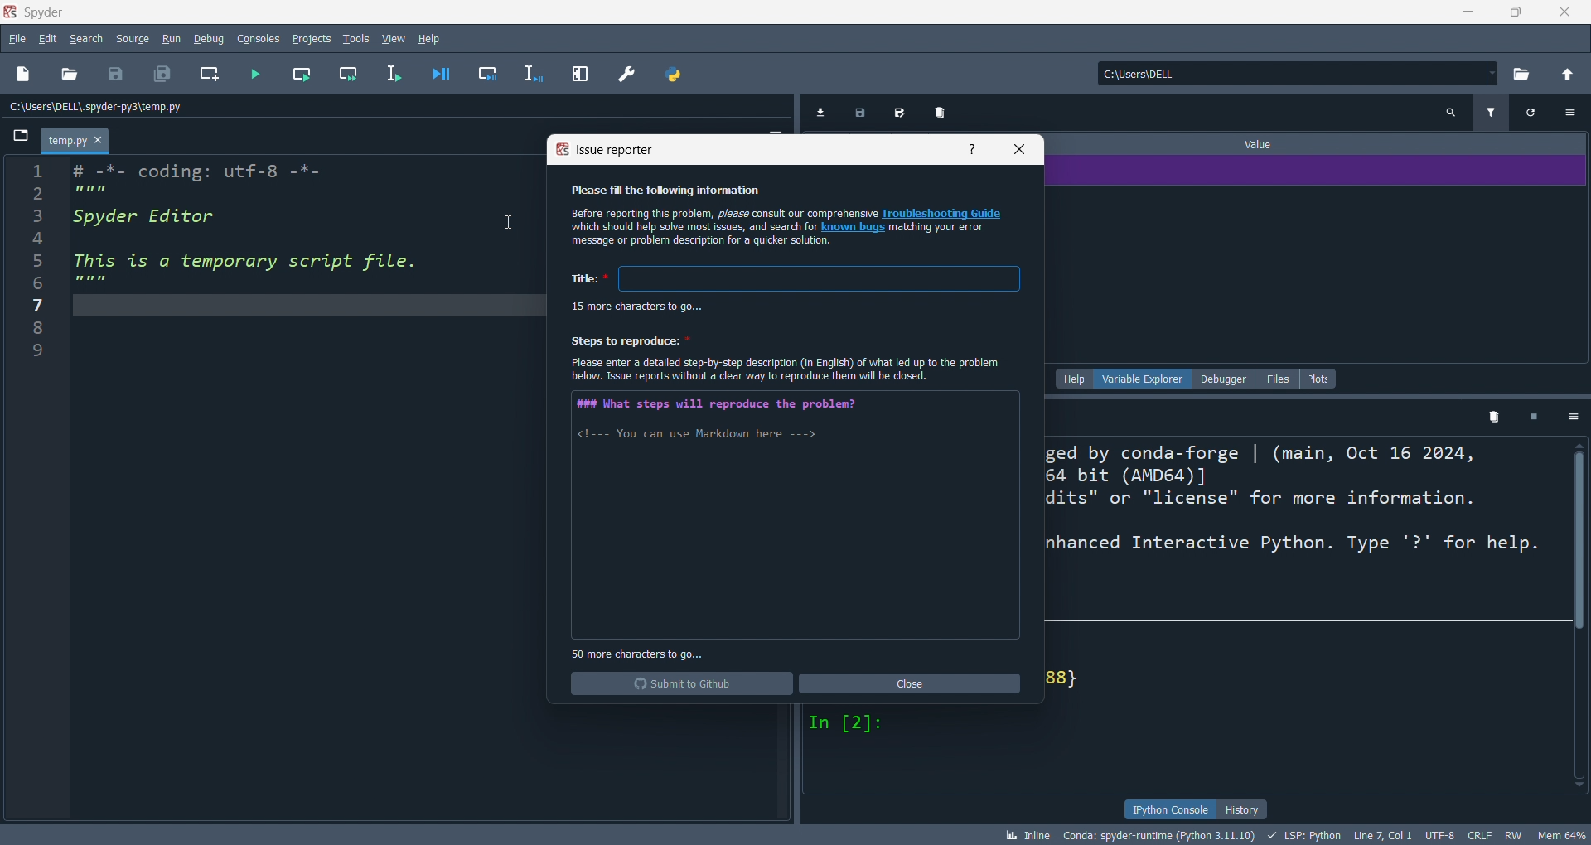  What do you see at coordinates (351, 75) in the screenshot?
I see `run cell and move` at bounding box center [351, 75].